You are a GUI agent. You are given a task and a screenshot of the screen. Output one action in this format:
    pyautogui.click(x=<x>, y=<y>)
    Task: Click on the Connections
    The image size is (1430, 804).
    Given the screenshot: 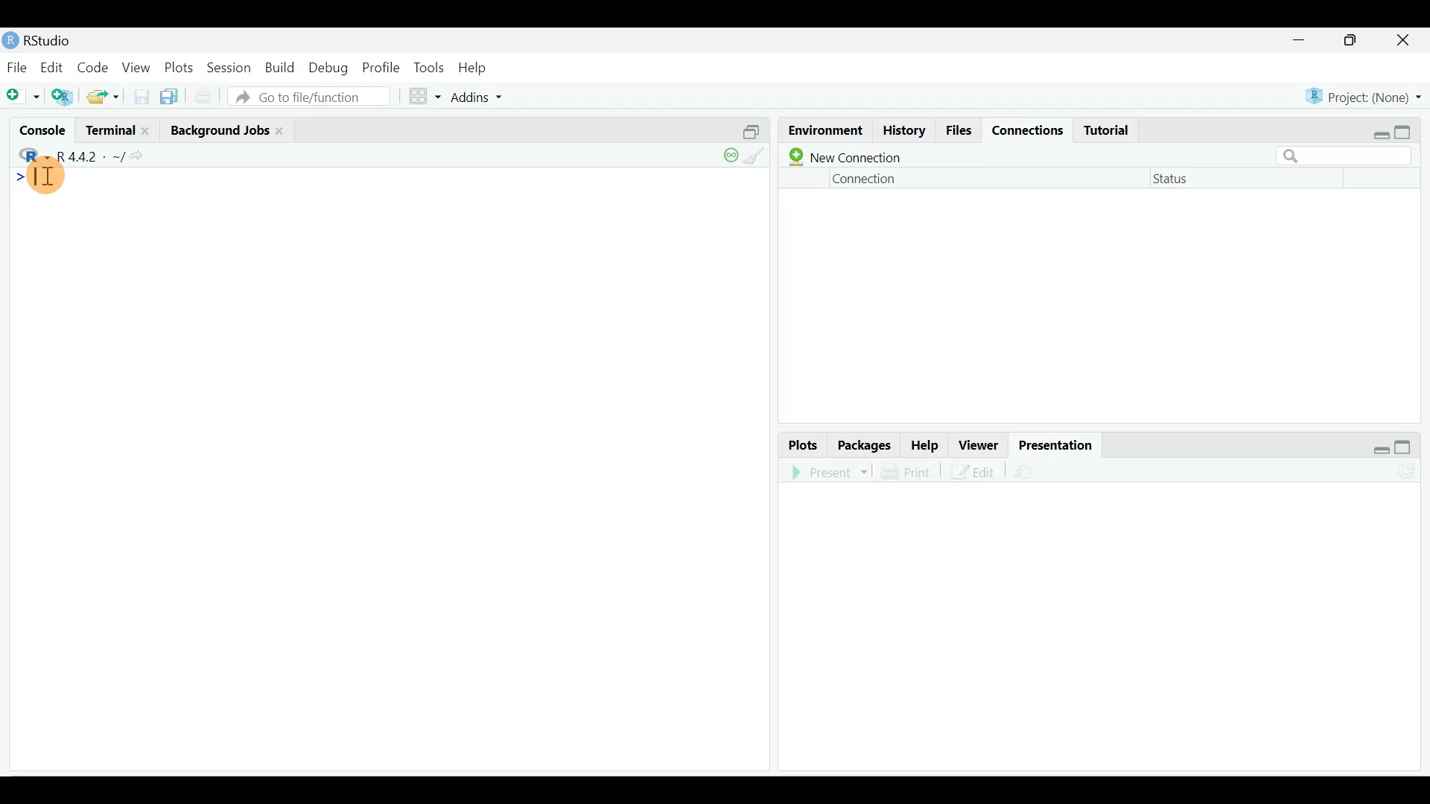 What is the action you would take?
    pyautogui.click(x=1023, y=127)
    